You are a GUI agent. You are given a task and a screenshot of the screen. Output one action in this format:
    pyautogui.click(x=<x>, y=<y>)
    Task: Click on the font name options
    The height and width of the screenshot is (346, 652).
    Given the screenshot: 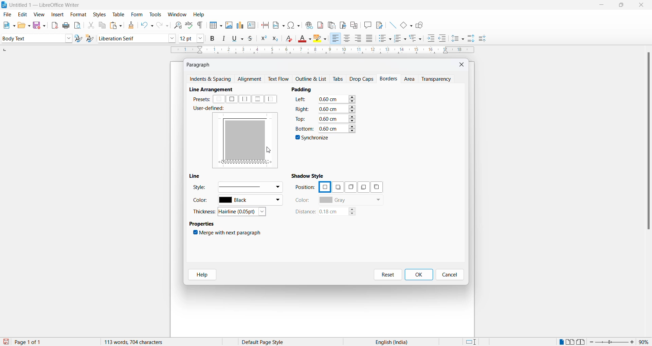 What is the action you would take?
    pyautogui.click(x=172, y=38)
    